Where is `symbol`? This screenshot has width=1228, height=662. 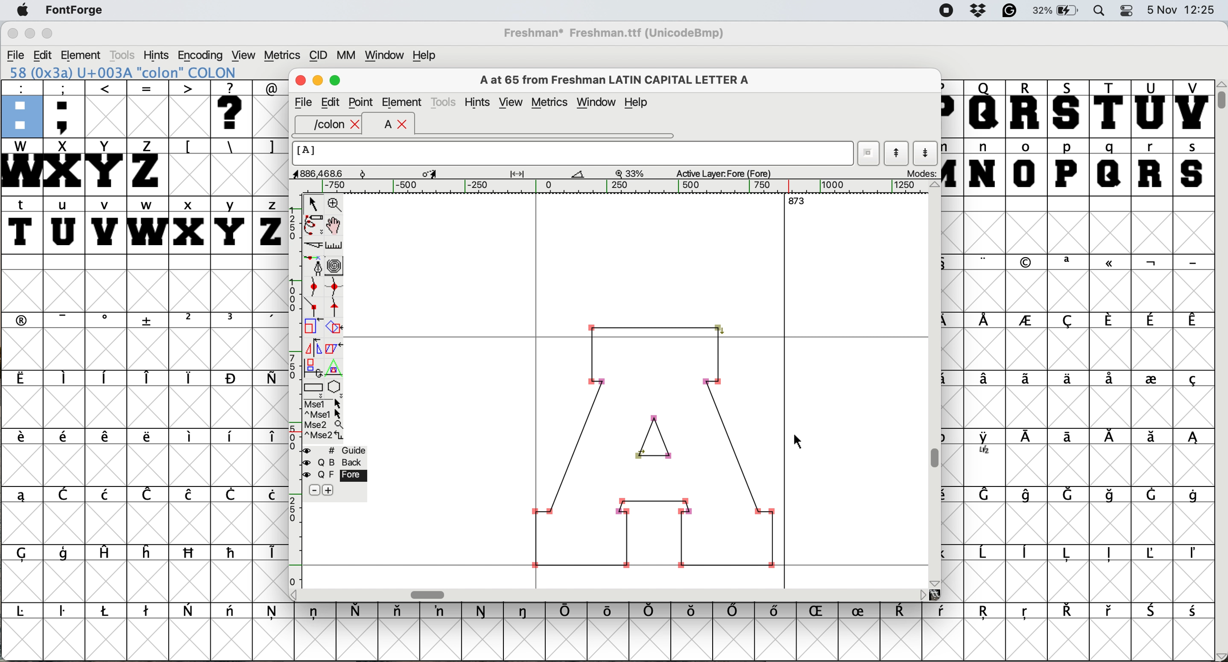
symbol is located at coordinates (483, 611).